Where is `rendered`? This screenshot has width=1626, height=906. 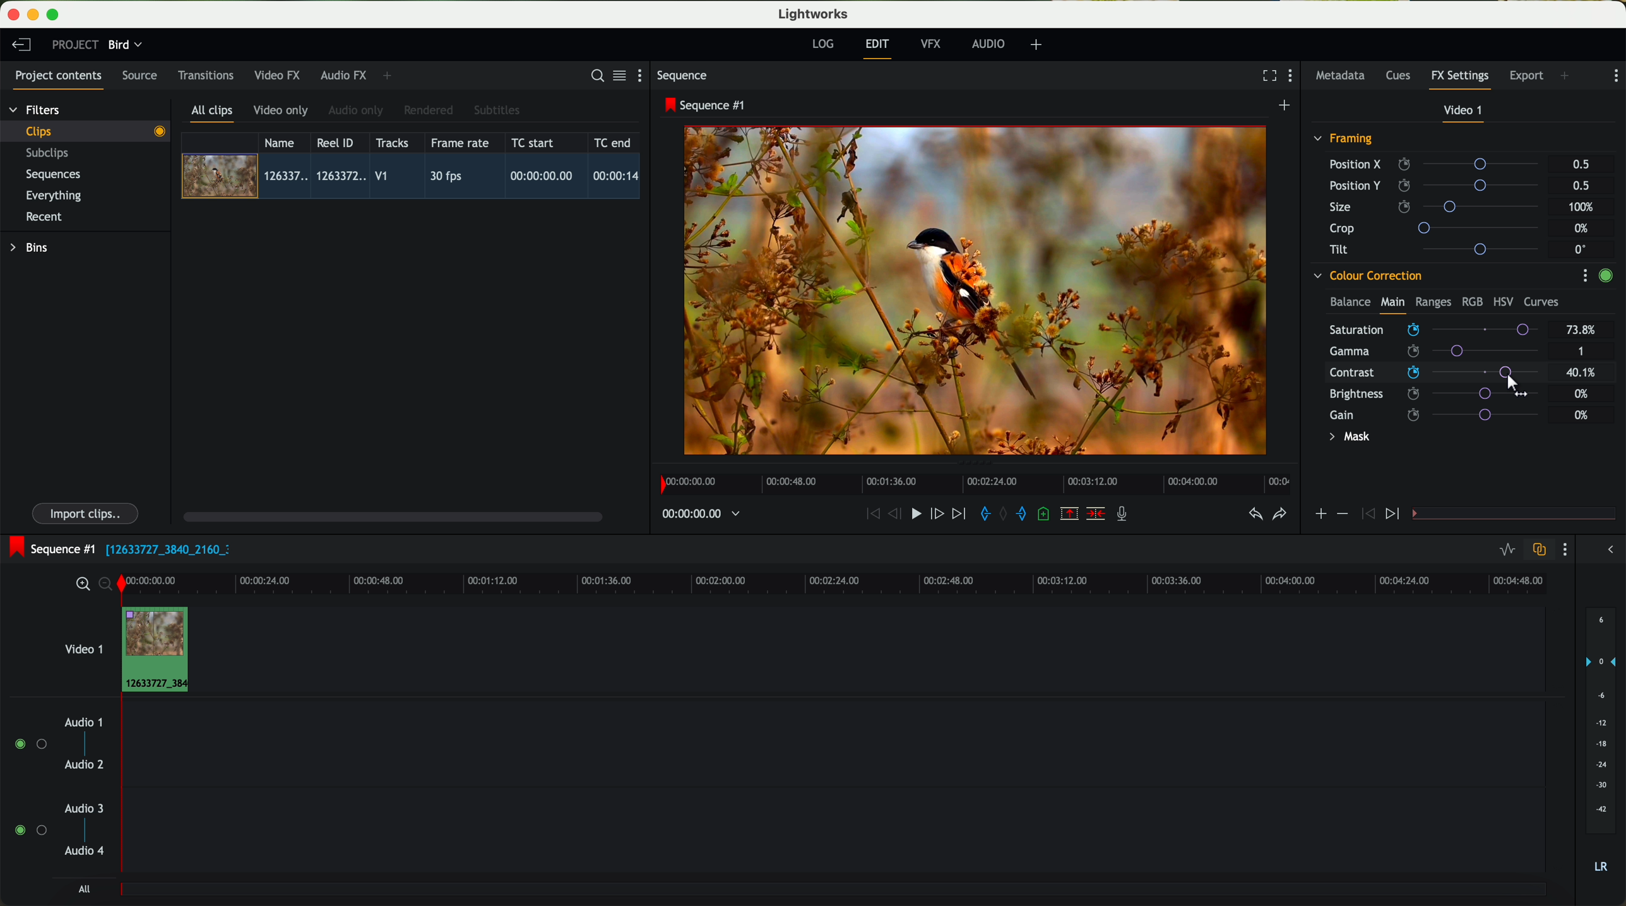
rendered is located at coordinates (429, 111).